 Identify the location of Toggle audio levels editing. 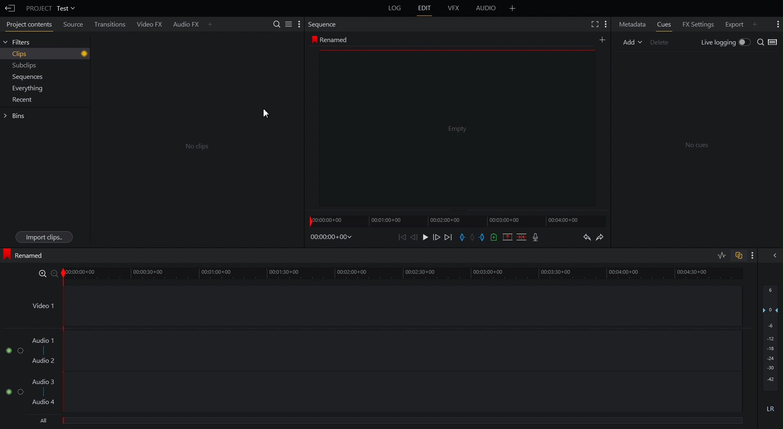
(719, 255).